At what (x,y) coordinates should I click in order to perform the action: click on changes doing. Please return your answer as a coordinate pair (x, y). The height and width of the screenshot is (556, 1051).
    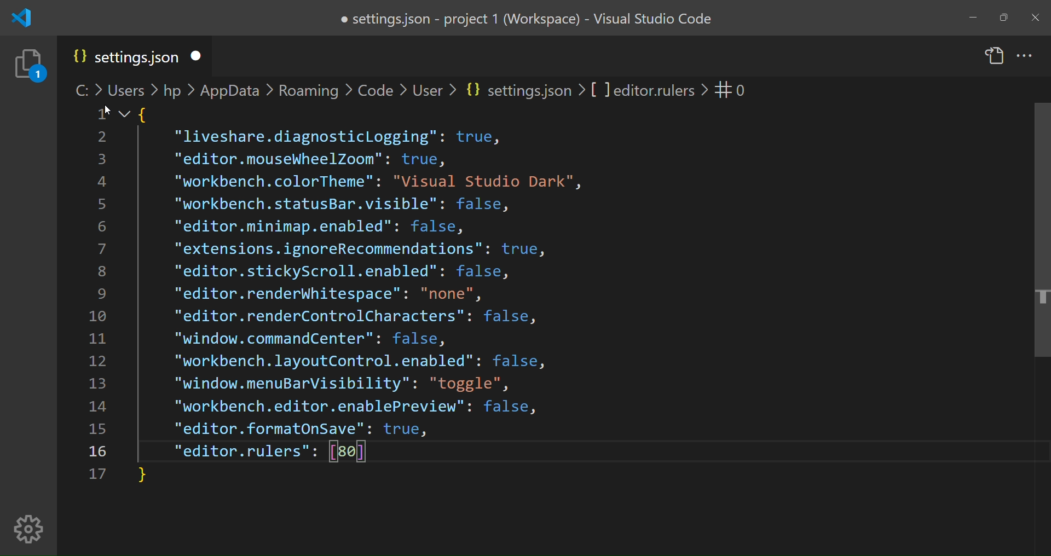
    Looking at the image, I should click on (30, 65).